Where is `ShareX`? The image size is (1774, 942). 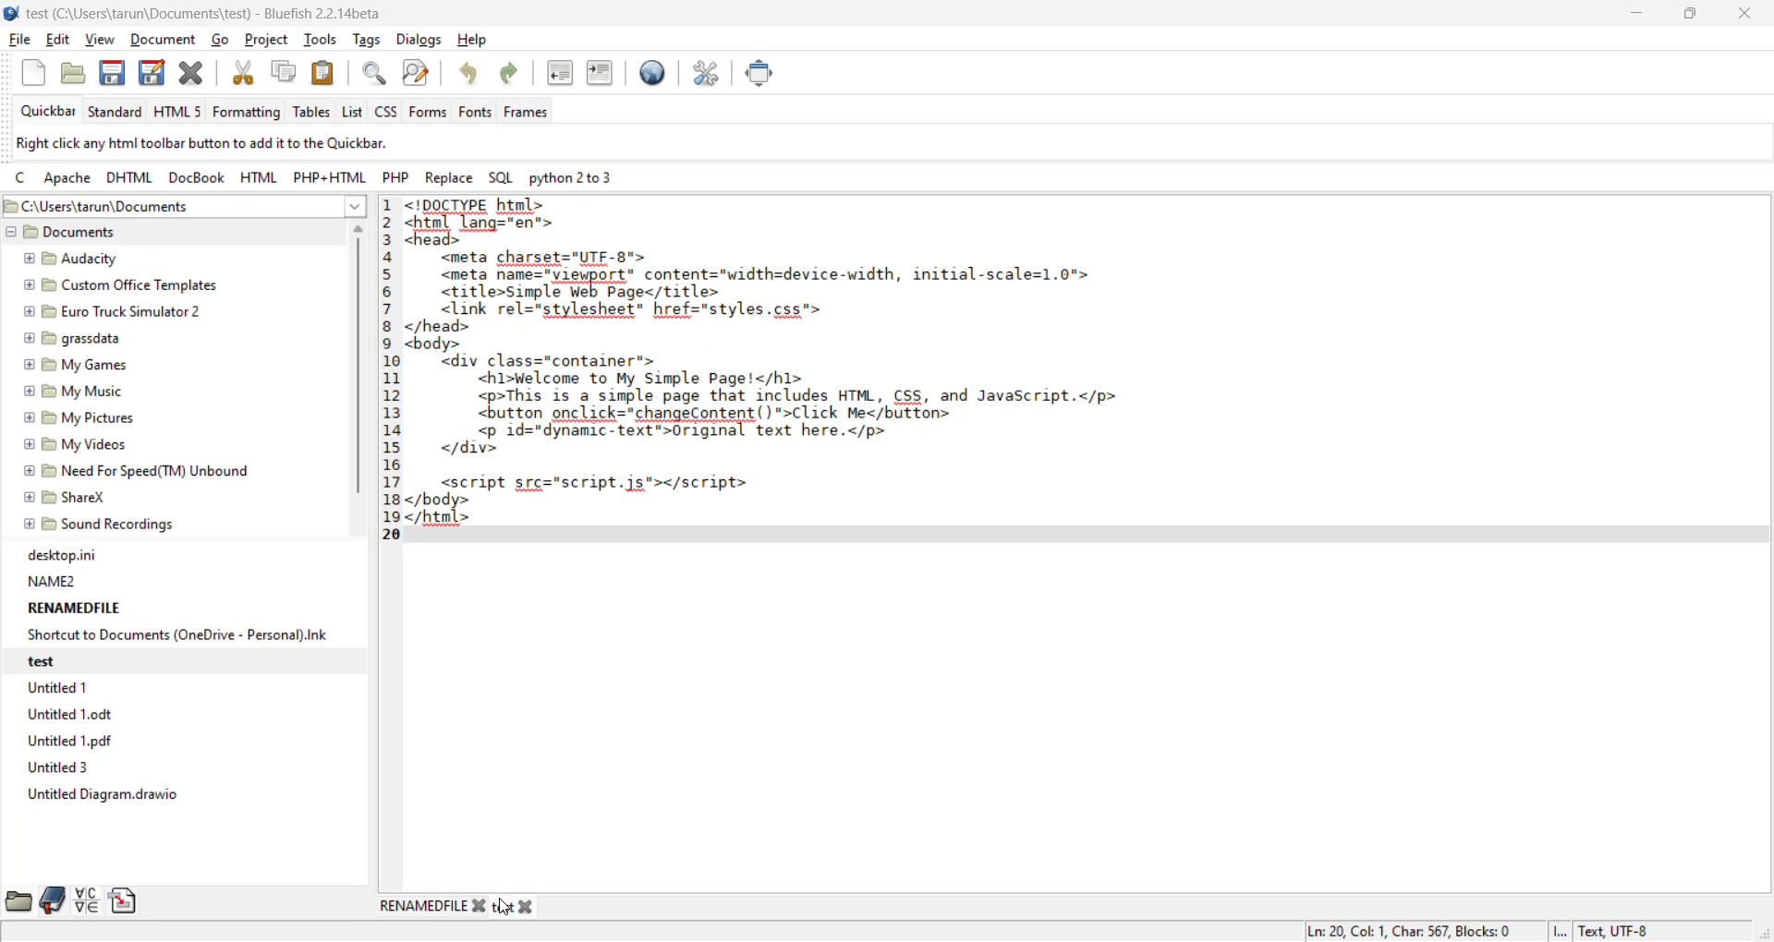
ShareX is located at coordinates (74, 495).